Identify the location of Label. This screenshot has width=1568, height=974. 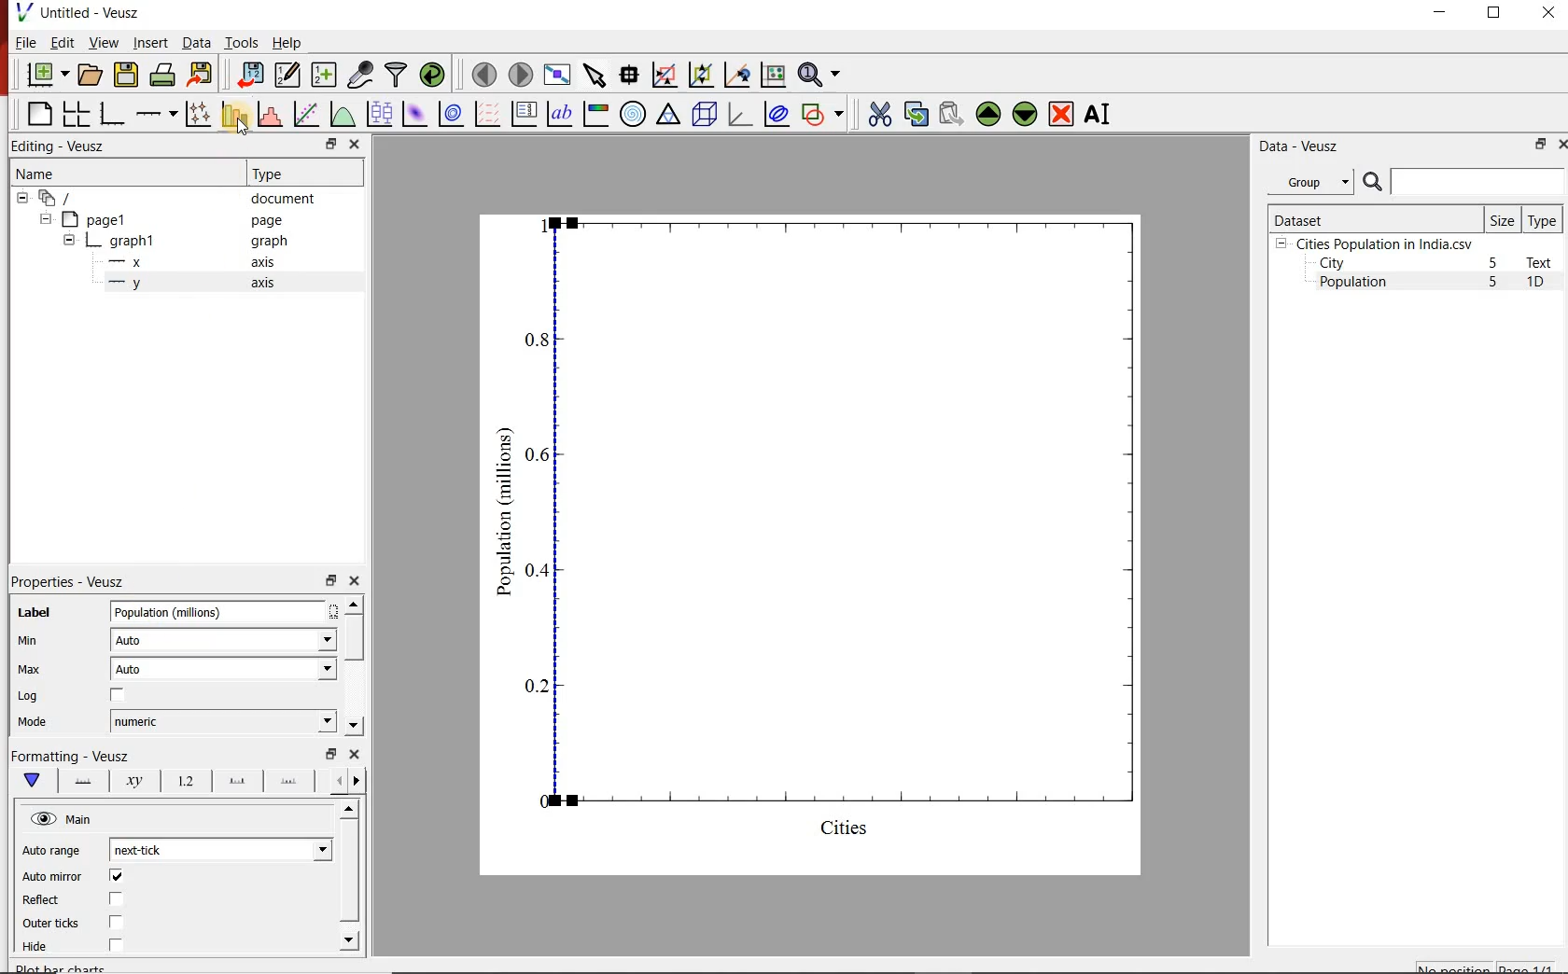
(30, 612).